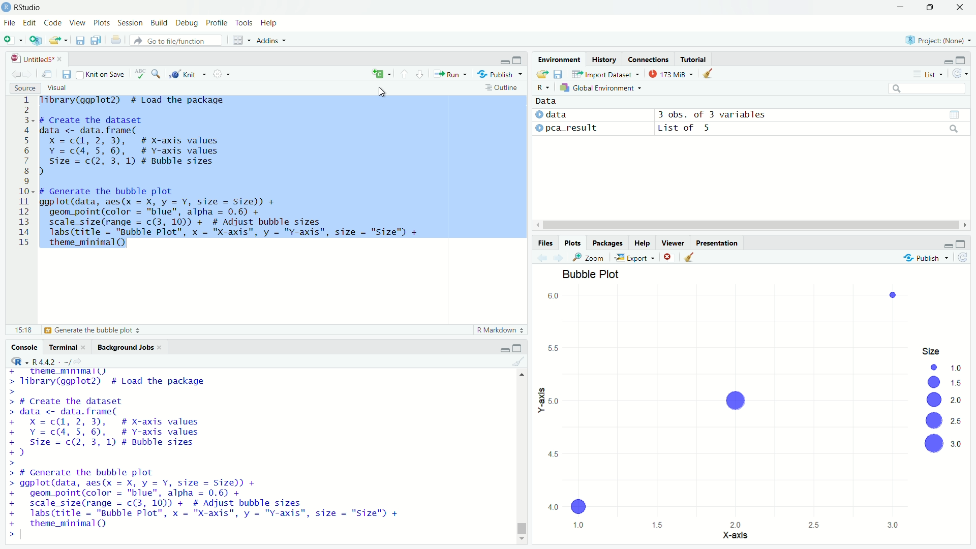  Describe the element at coordinates (811, 129) in the screenshot. I see `data2 : list of 5` at that location.